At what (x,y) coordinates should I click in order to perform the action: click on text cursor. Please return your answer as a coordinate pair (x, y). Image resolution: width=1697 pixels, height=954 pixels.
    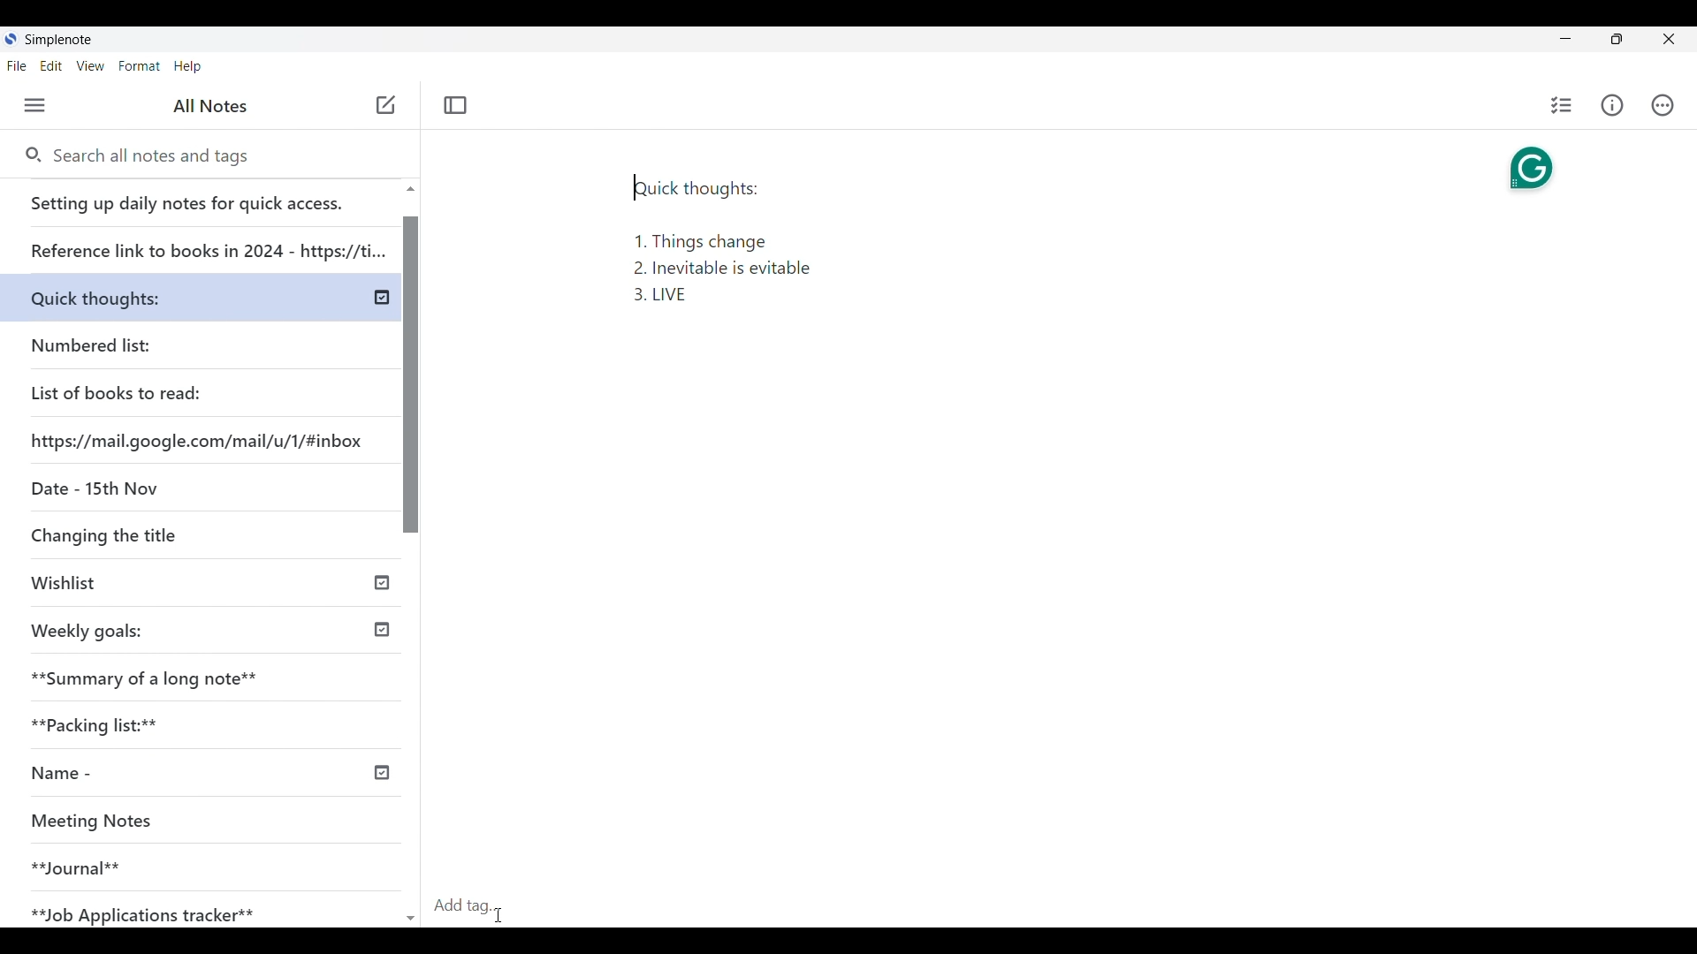
    Looking at the image, I should click on (635, 187).